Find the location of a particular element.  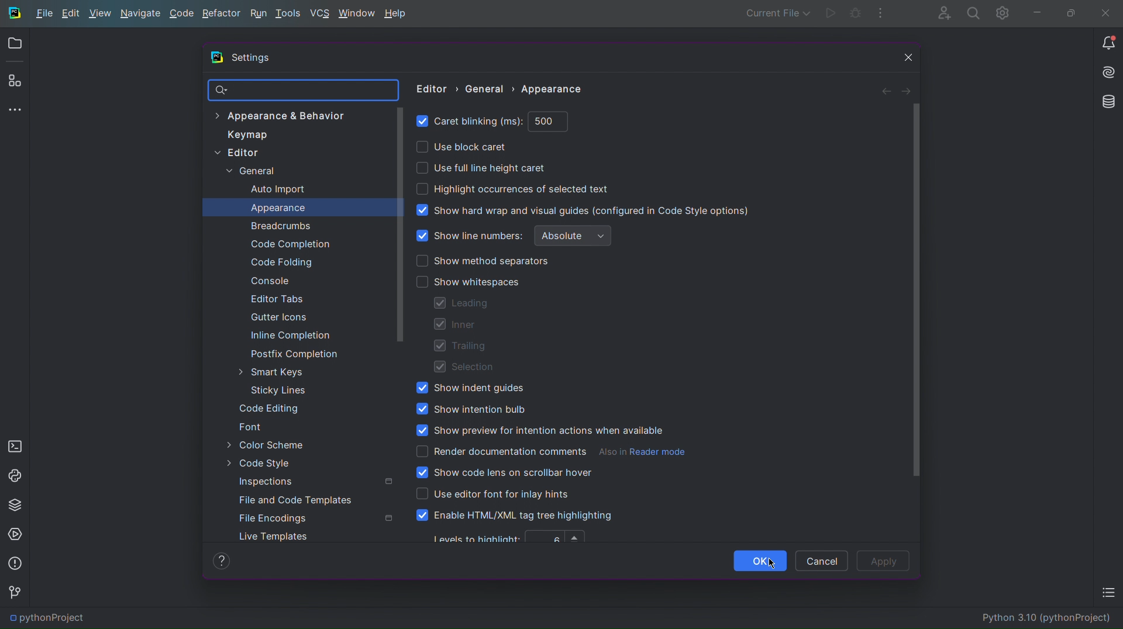

More is located at coordinates (16, 110).